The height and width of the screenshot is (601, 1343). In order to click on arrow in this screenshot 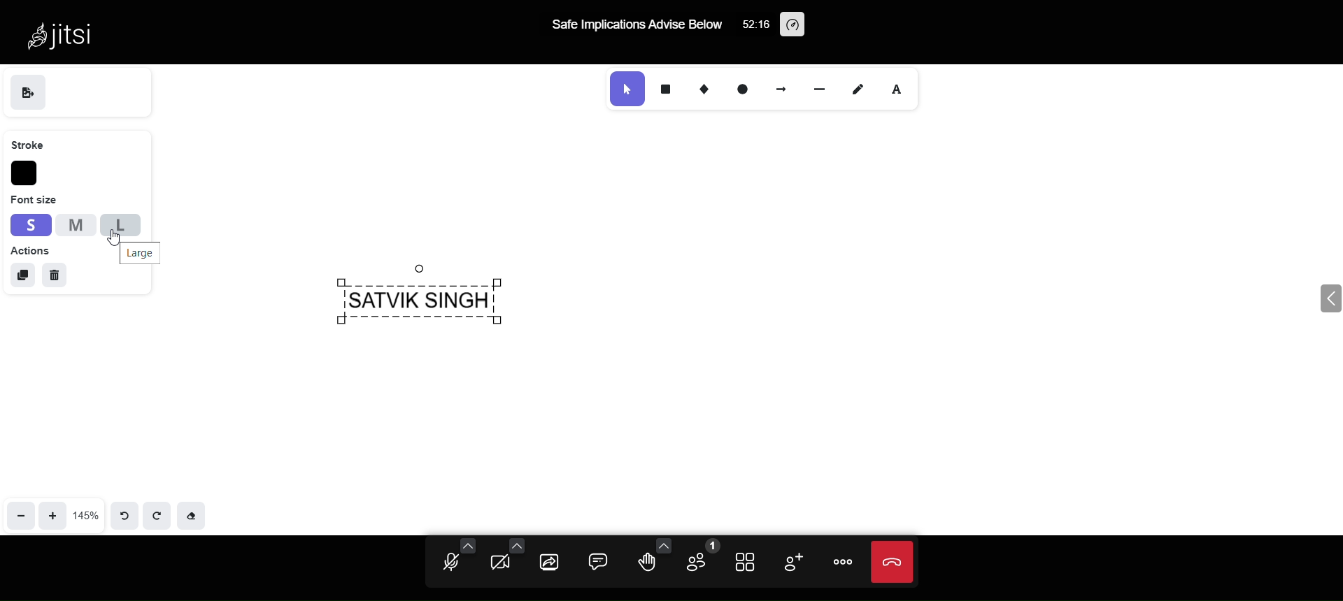, I will do `click(781, 87)`.